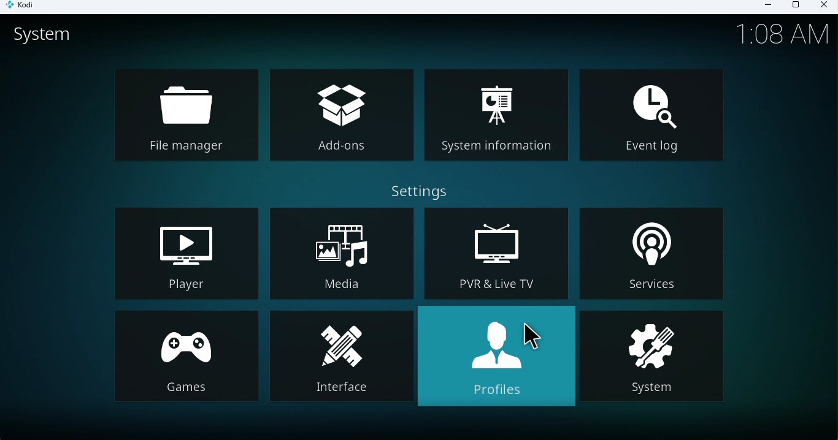 The image size is (838, 440). Describe the element at coordinates (783, 32) in the screenshot. I see `1.07 Am` at that location.